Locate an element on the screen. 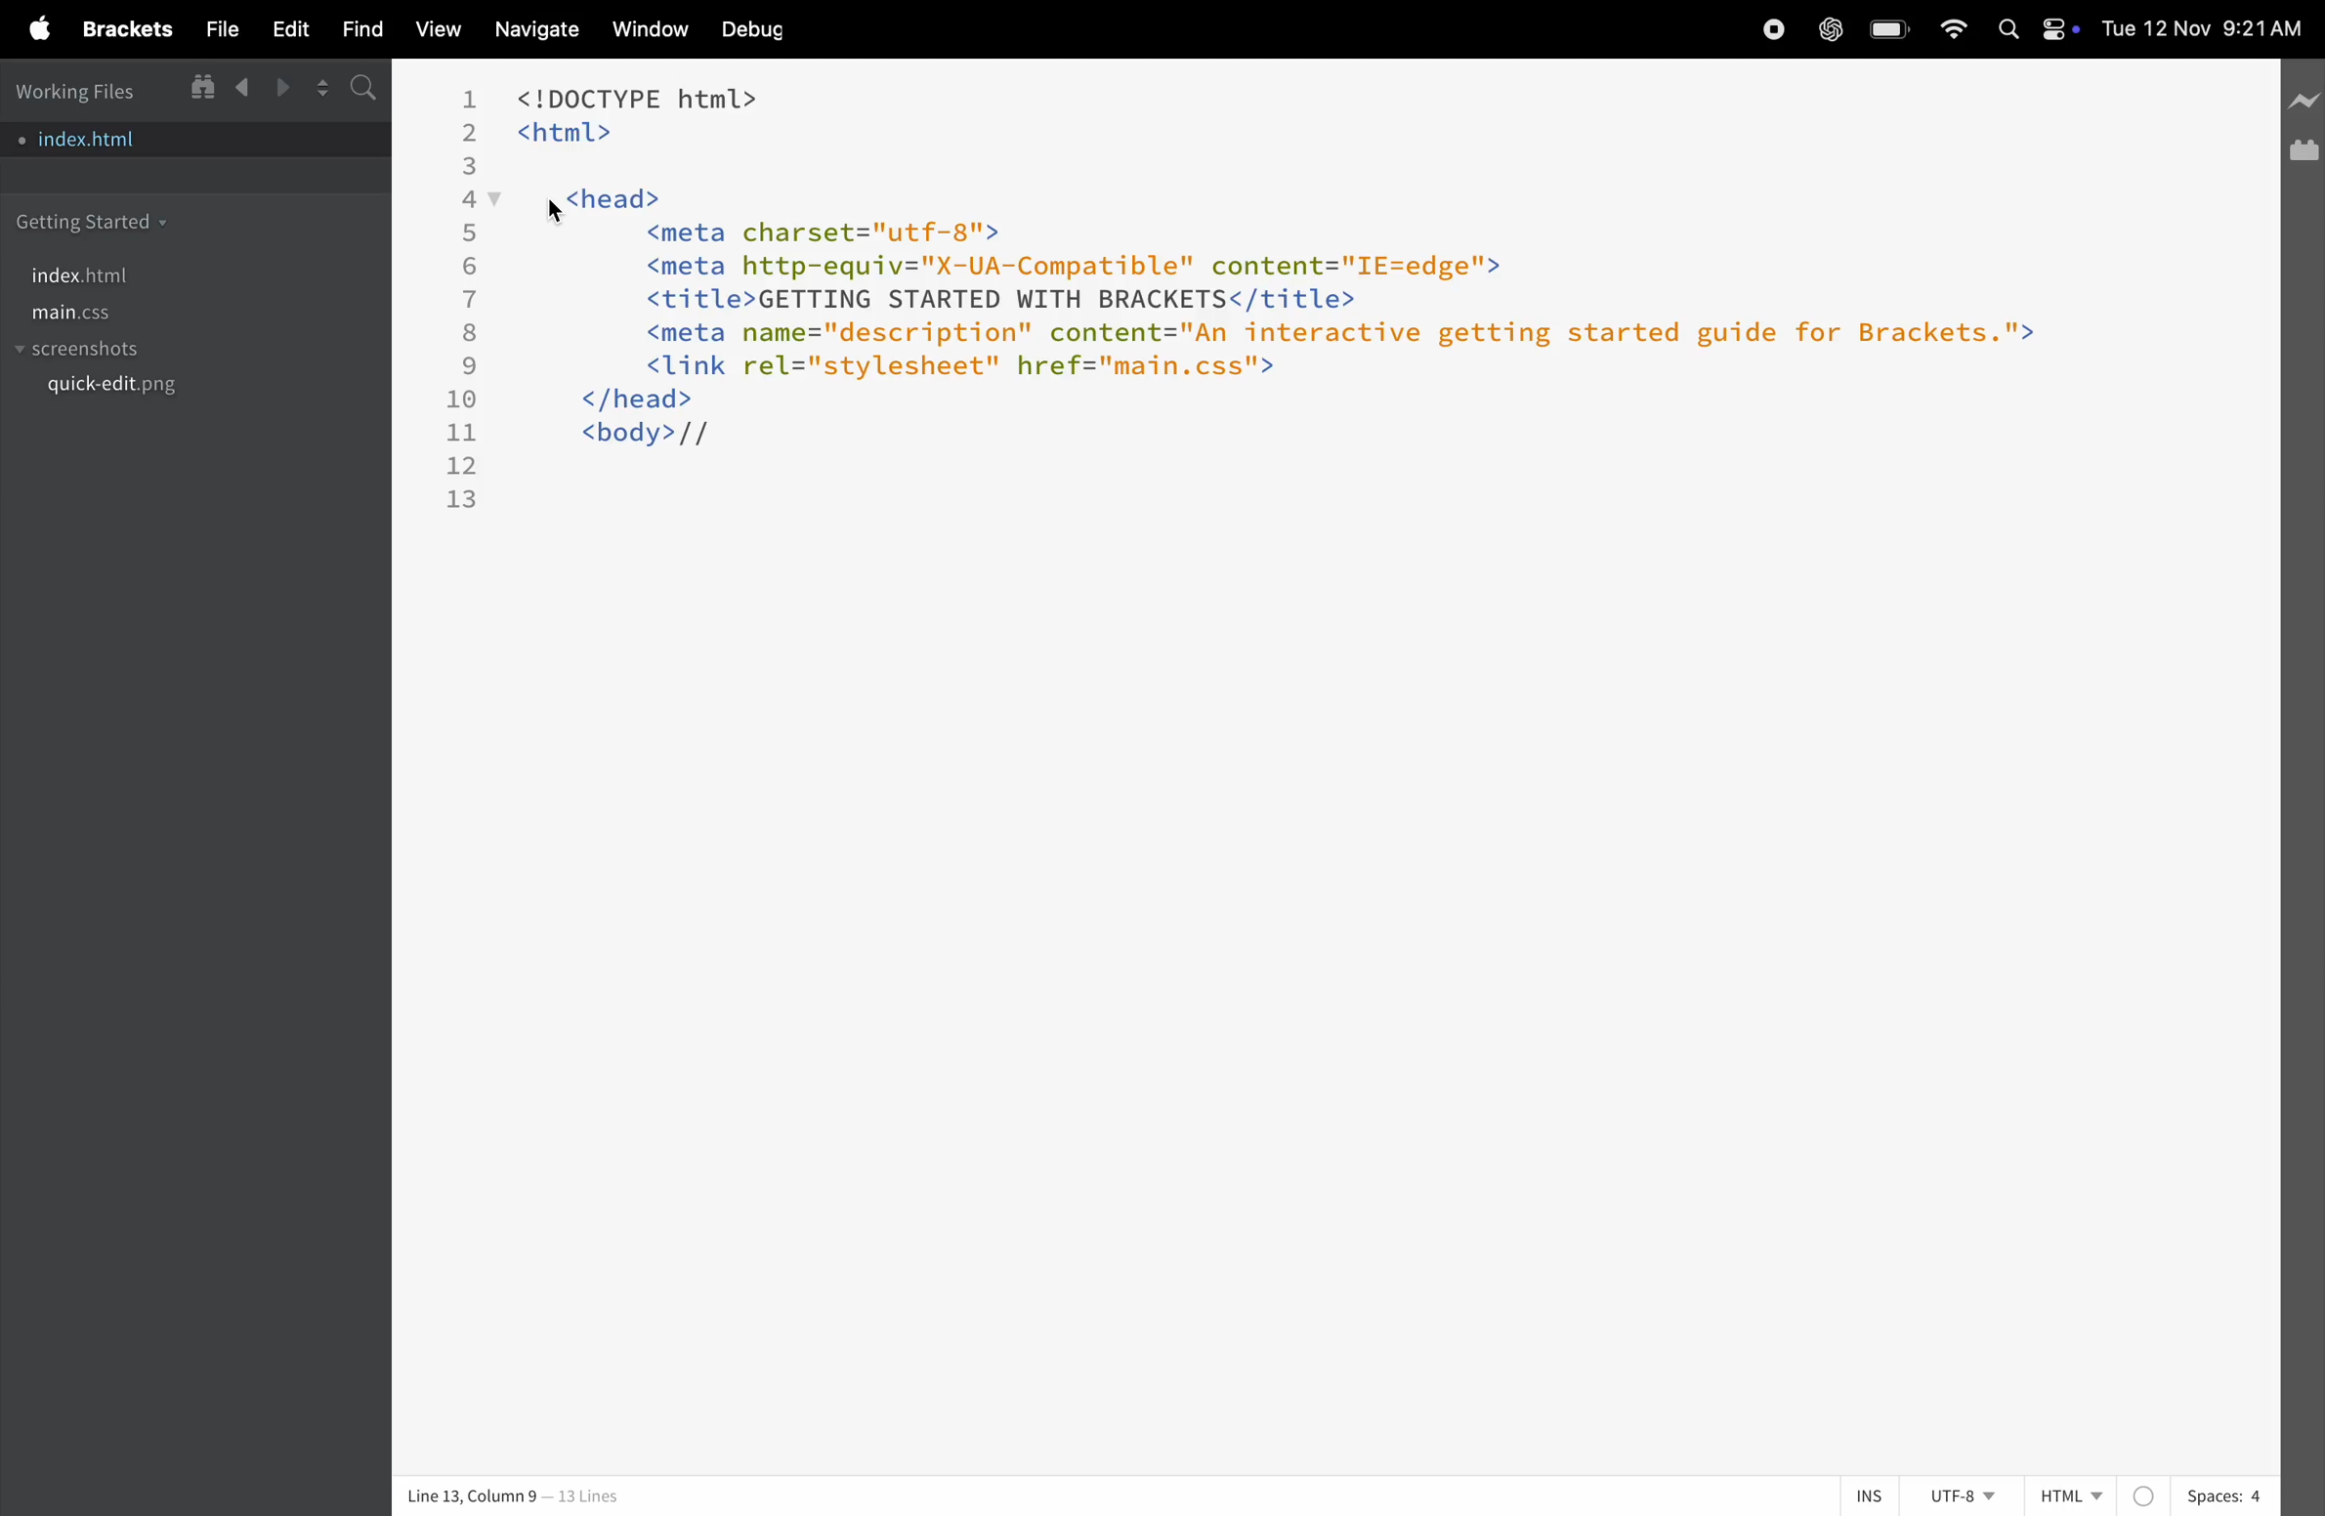 The height and width of the screenshot is (1516, 2325). index.html is located at coordinates (112, 272).